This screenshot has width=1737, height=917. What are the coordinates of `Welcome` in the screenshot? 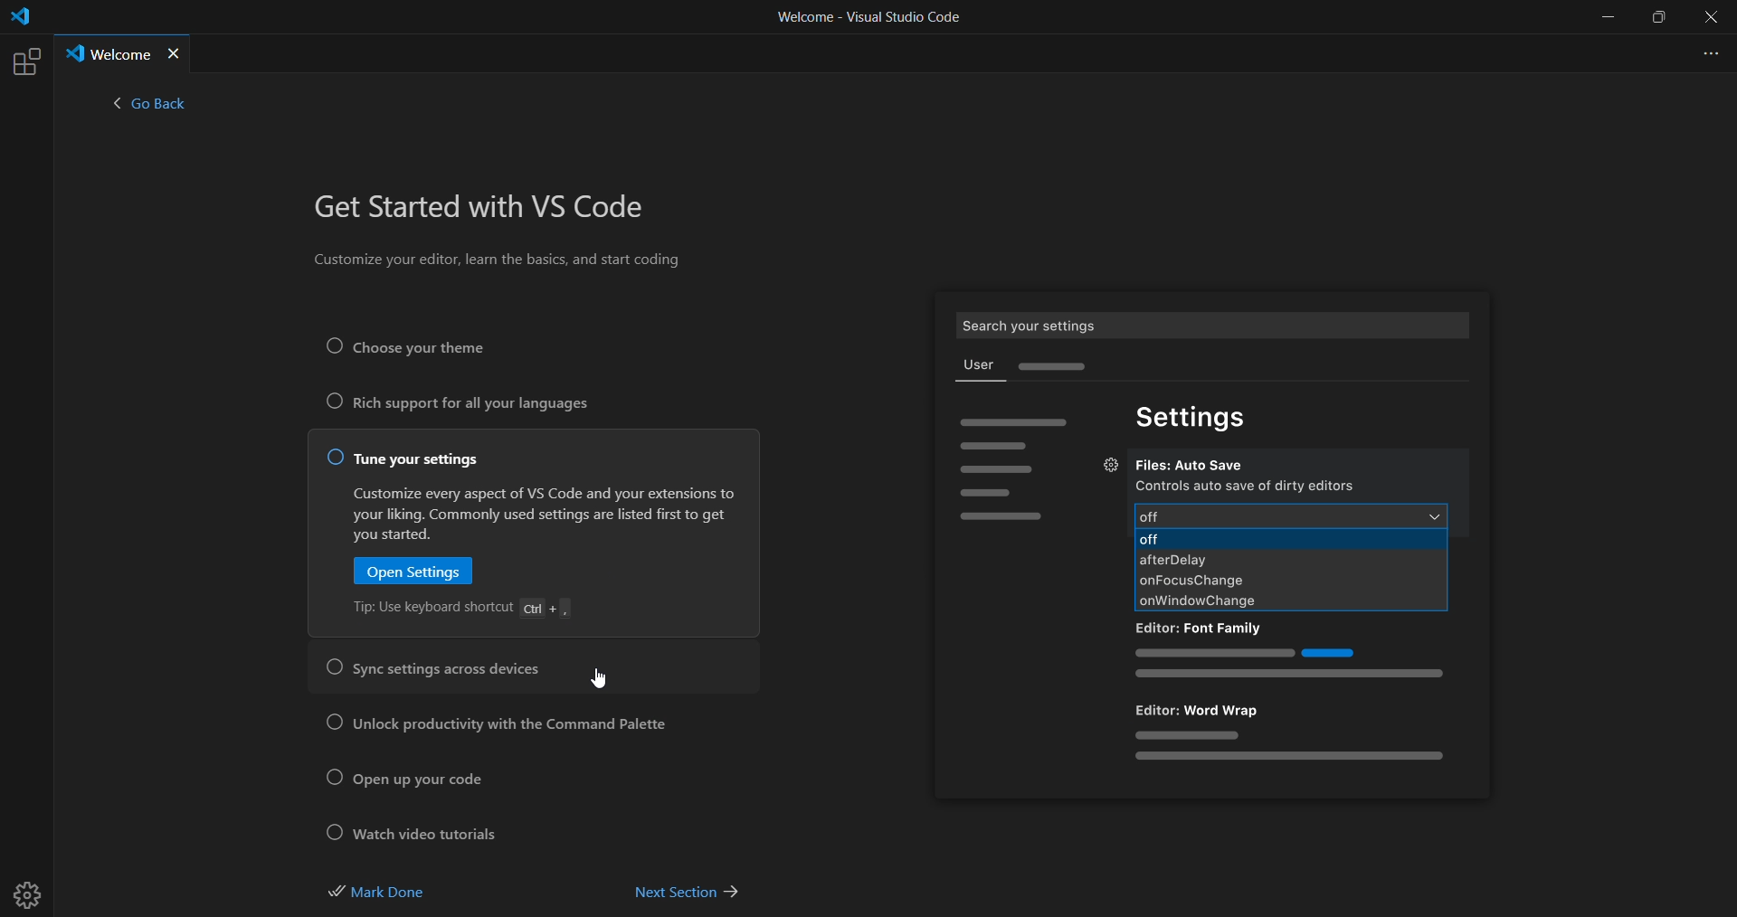 It's located at (107, 53).